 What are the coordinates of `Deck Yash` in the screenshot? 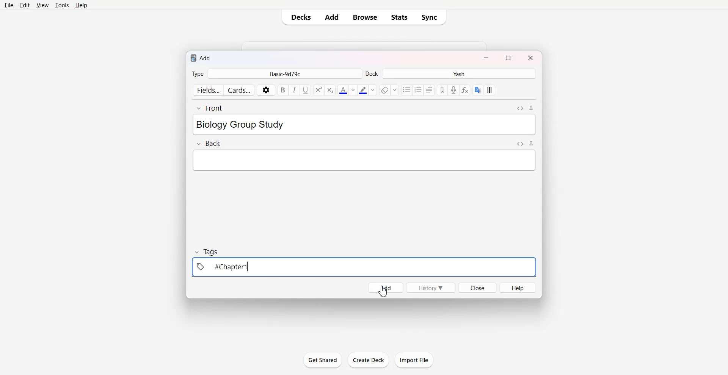 It's located at (451, 73).